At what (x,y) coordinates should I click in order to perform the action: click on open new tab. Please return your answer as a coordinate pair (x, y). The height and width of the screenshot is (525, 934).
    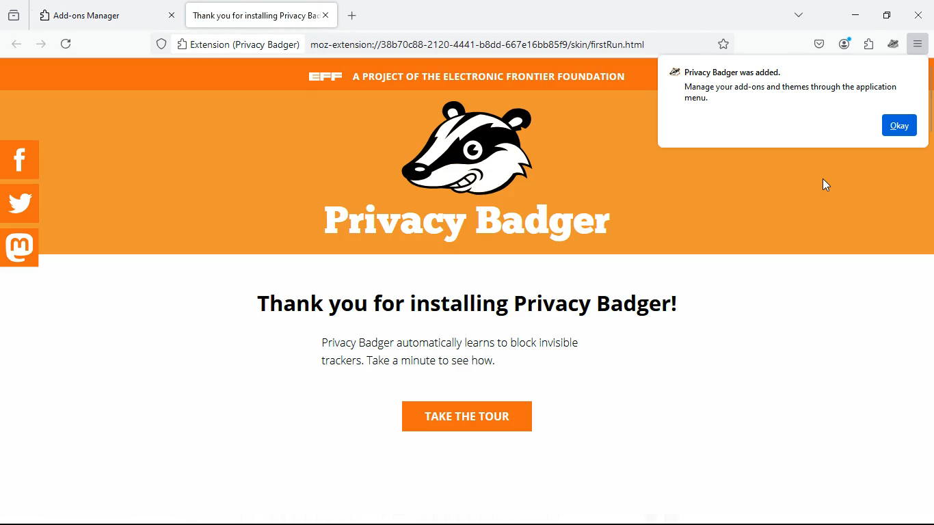
    Looking at the image, I should click on (349, 15).